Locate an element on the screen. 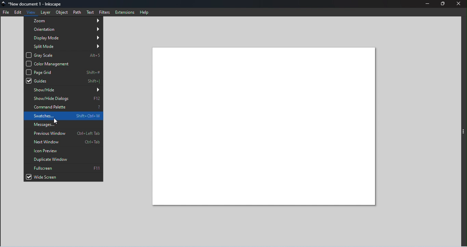 This screenshot has height=247, width=467. Layer is located at coordinates (47, 13).